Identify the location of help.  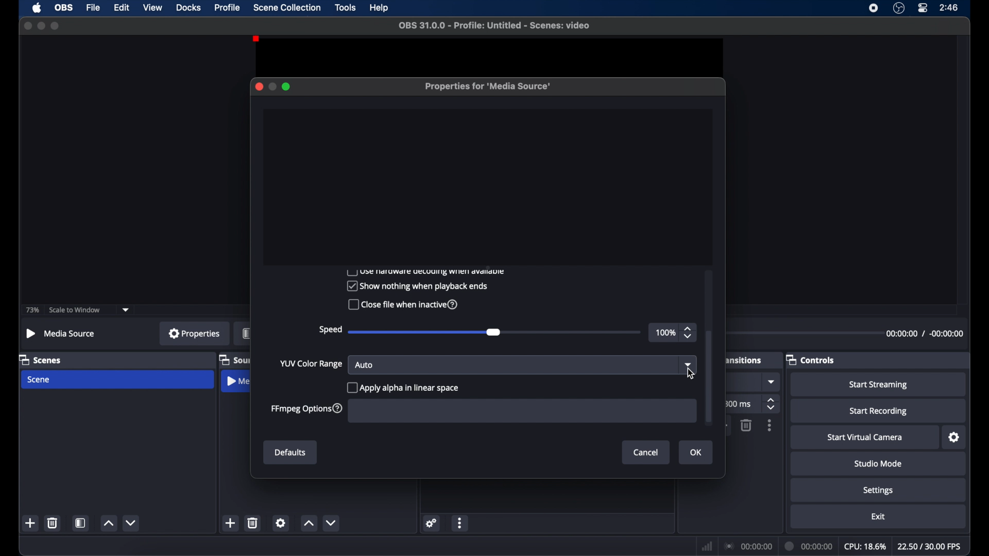
(380, 8).